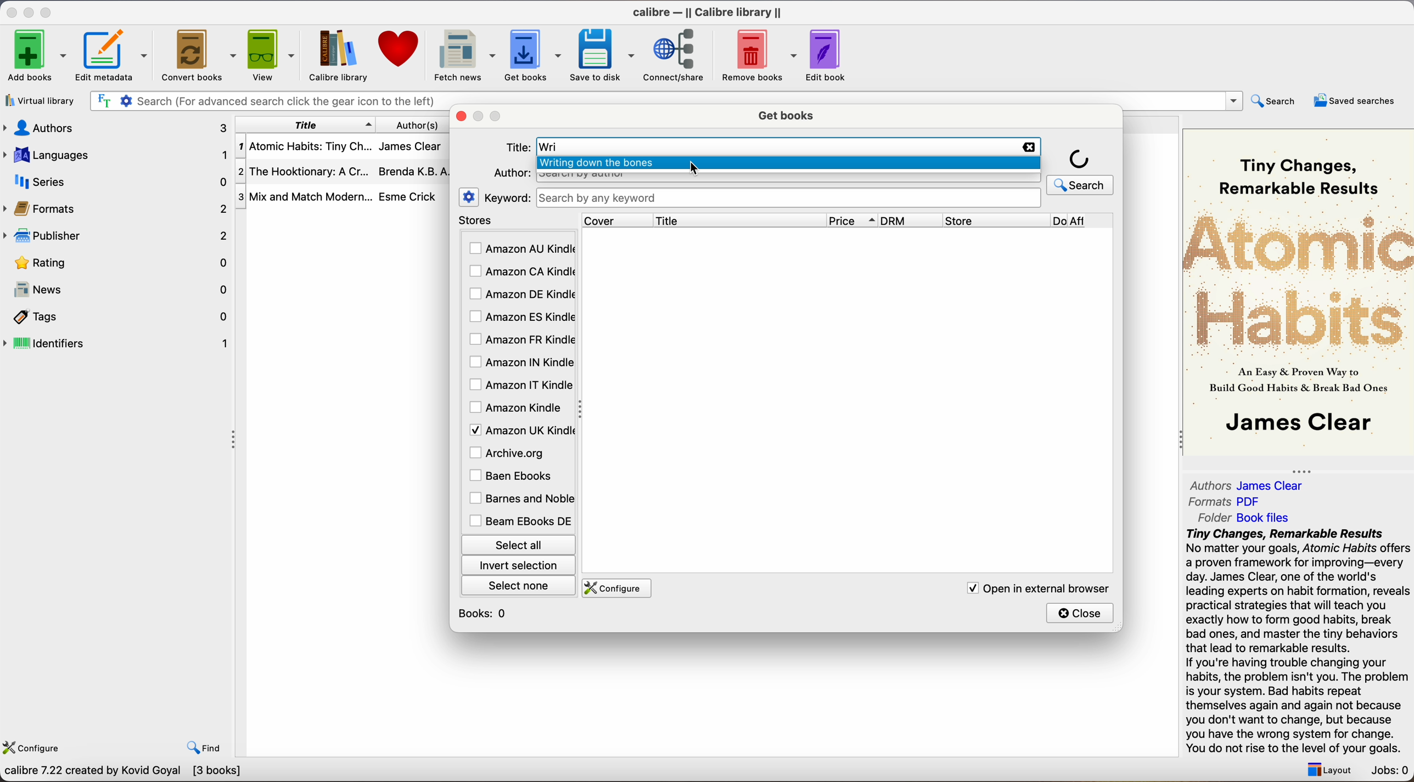 This screenshot has width=1414, height=782. I want to click on books: 0, so click(485, 614).